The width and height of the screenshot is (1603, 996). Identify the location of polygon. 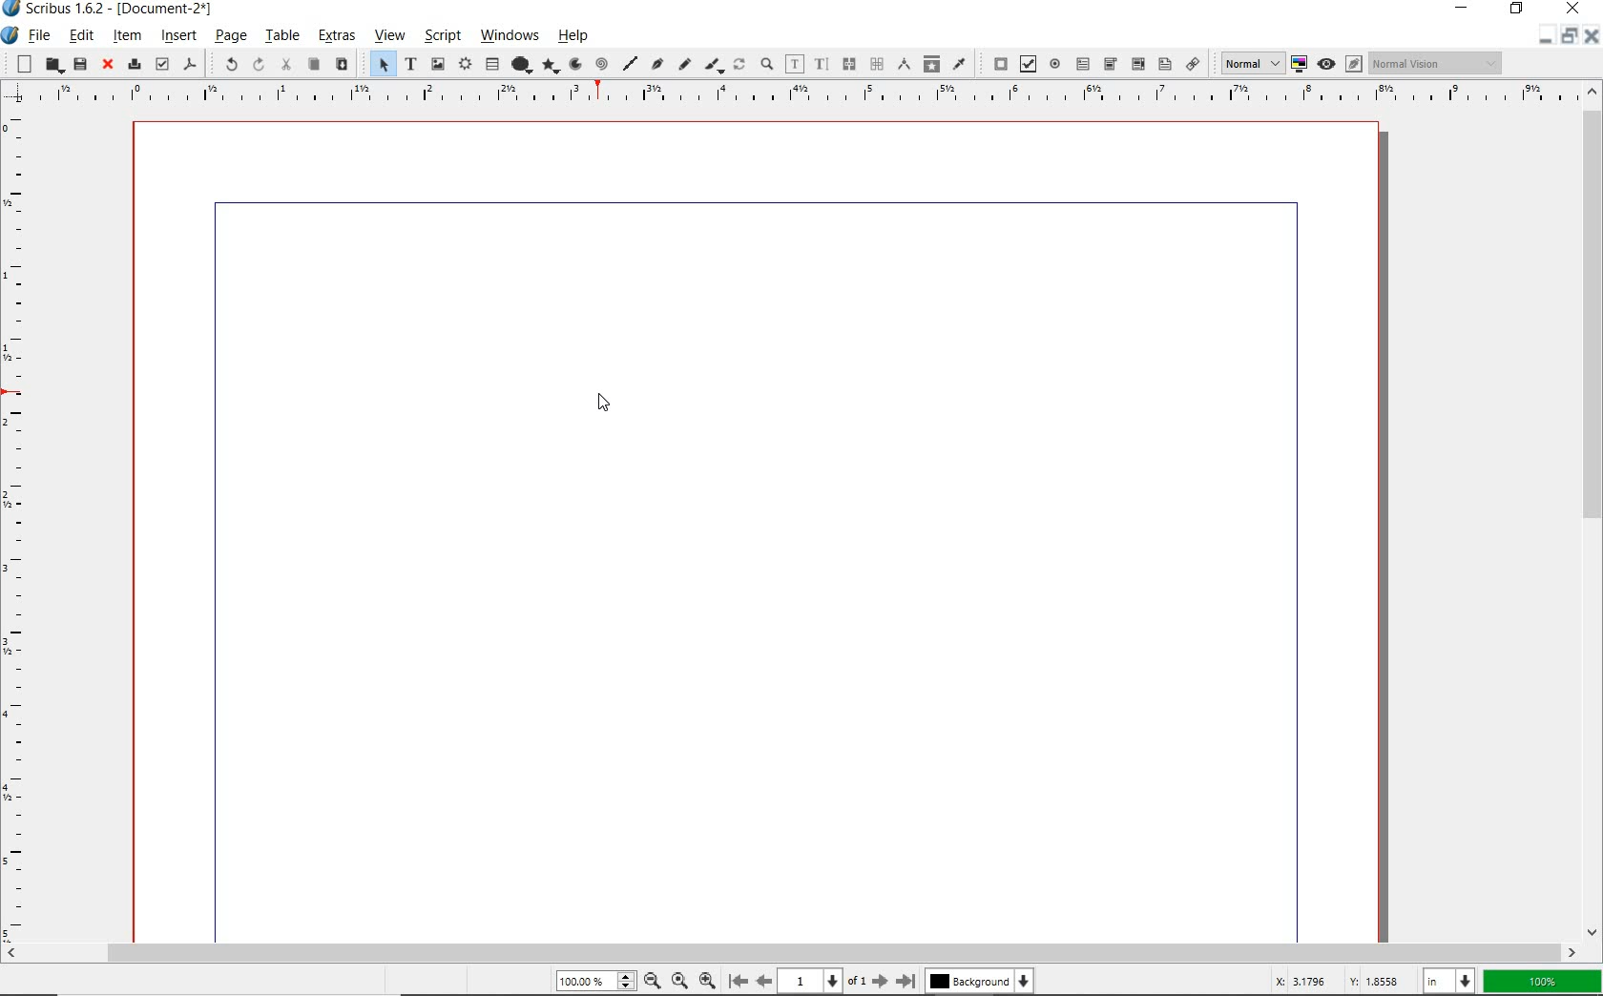
(552, 65).